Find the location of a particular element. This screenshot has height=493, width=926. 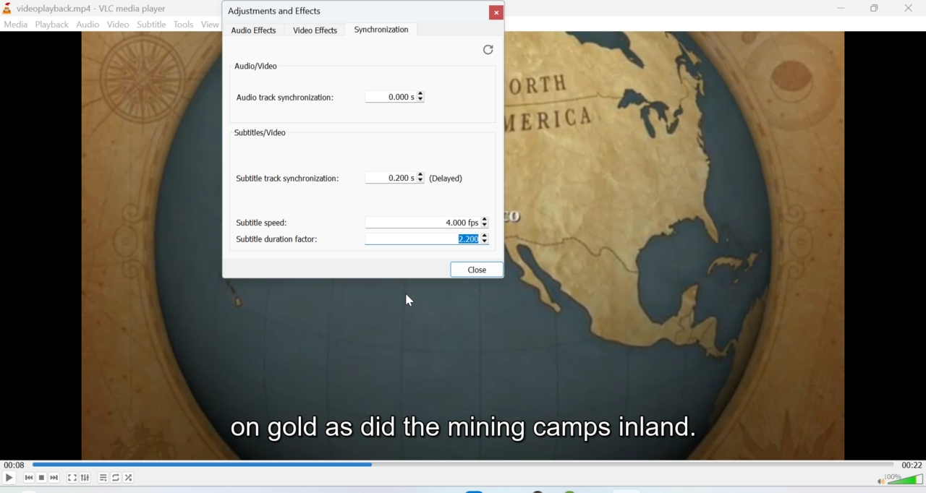

Refresh is located at coordinates (483, 49).